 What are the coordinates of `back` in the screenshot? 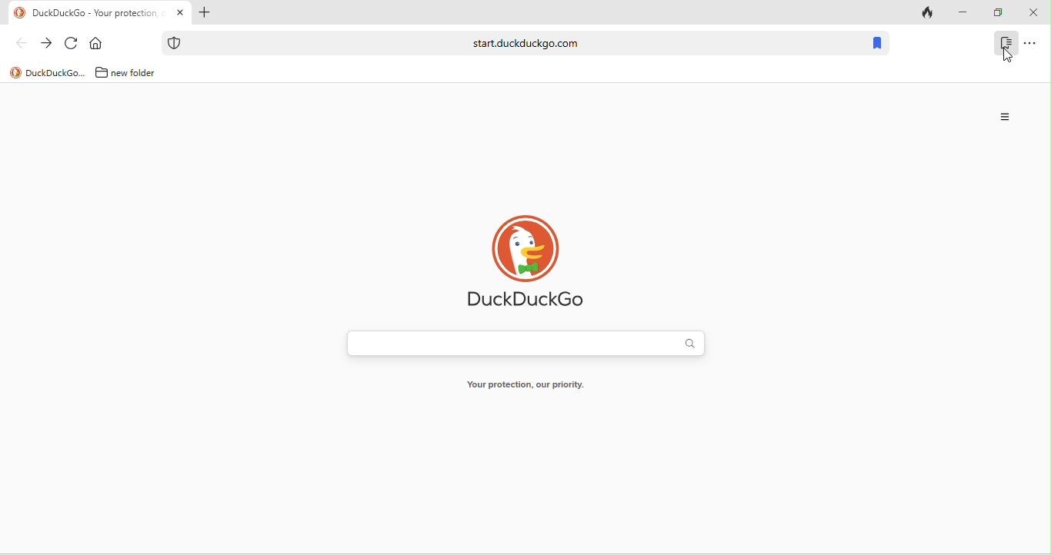 It's located at (21, 42).